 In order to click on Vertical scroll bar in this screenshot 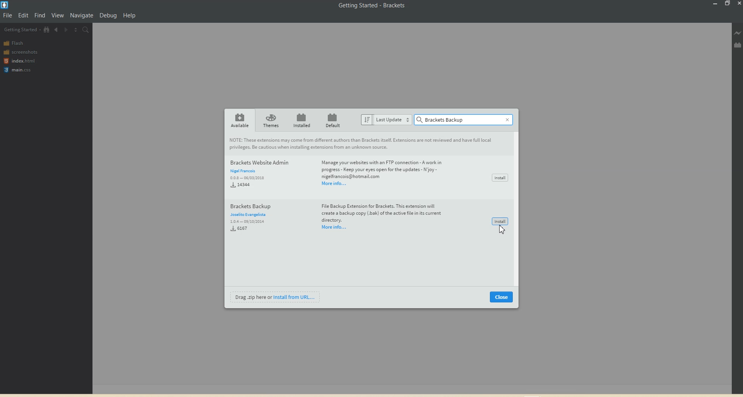, I will do `click(518, 209)`.